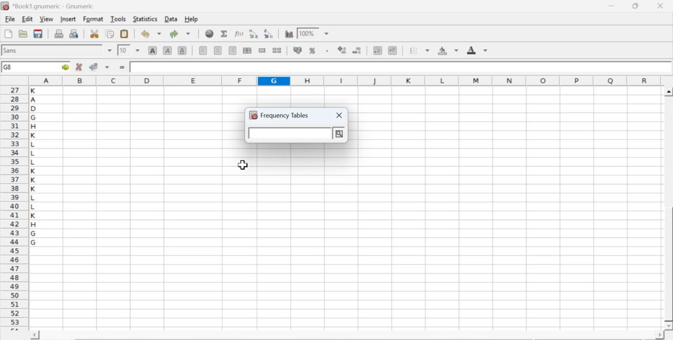 The width and height of the screenshot is (673, 340). Describe the element at coordinates (107, 67) in the screenshot. I see `accept changes across selection` at that location.